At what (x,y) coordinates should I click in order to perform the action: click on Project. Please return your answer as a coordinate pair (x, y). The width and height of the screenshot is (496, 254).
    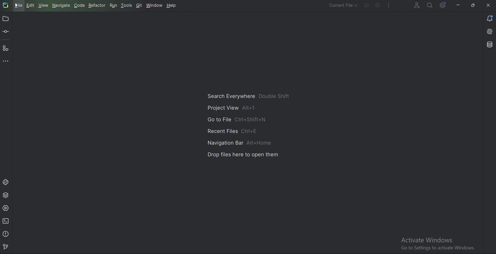
    Looking at the image, I should click on (5, 19).